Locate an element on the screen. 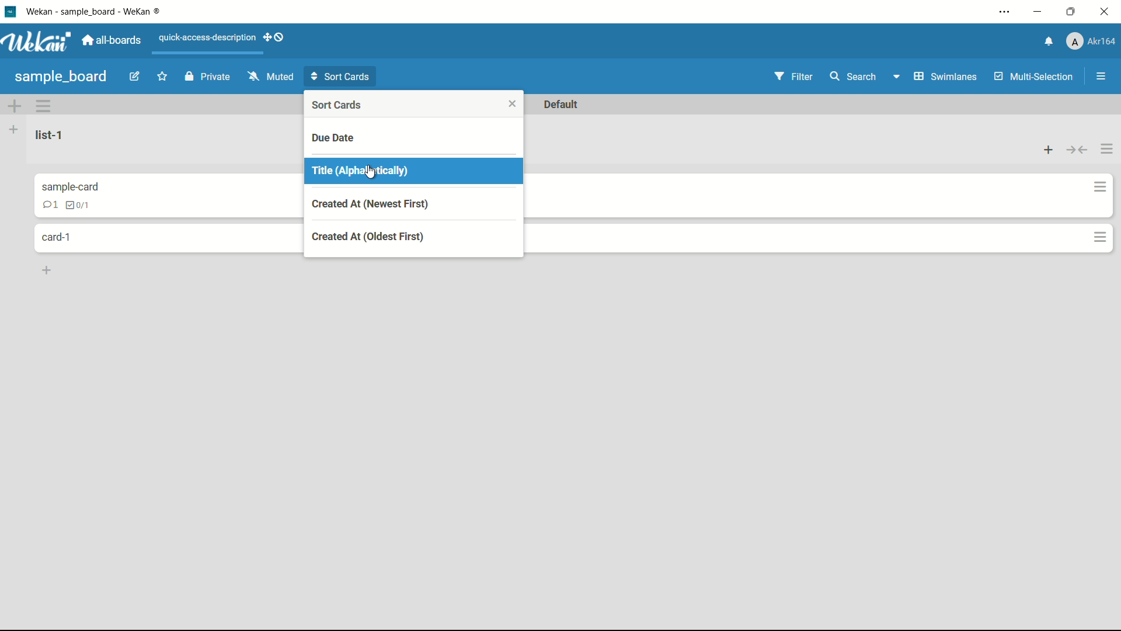 This screenshot has width=1121, height=631. maximize is located at coordinates (1073, 12).